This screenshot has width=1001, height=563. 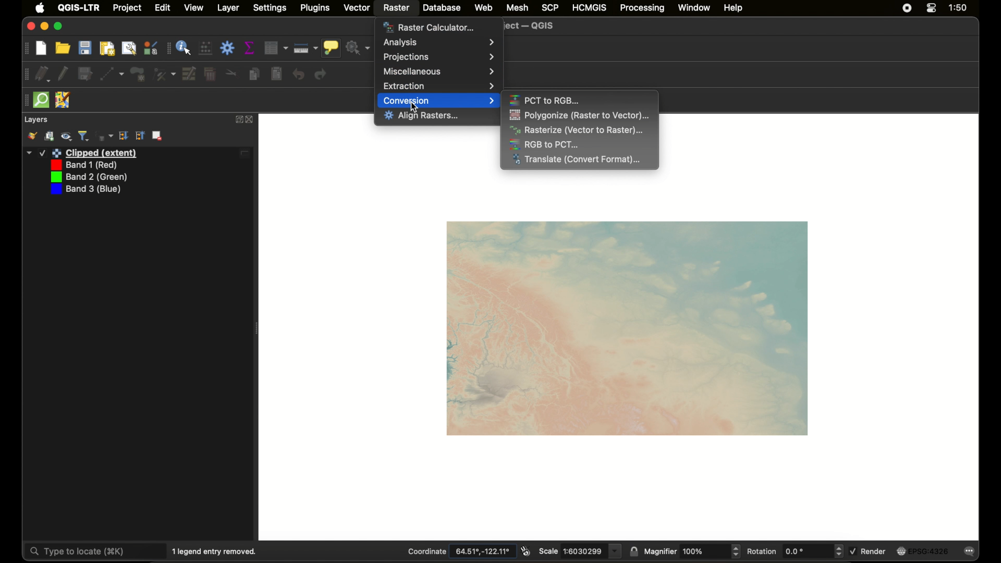 What do you see at coordinates (442, 8) in the screenshot?
I see `database` at bounding box center [442, 8].